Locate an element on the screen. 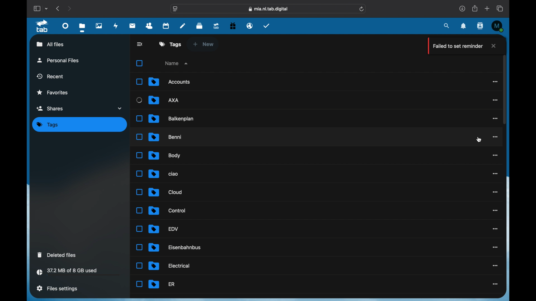 Image resolution: width=536 pixels, height=301 pixels. name is located at coordinates (177, 63).